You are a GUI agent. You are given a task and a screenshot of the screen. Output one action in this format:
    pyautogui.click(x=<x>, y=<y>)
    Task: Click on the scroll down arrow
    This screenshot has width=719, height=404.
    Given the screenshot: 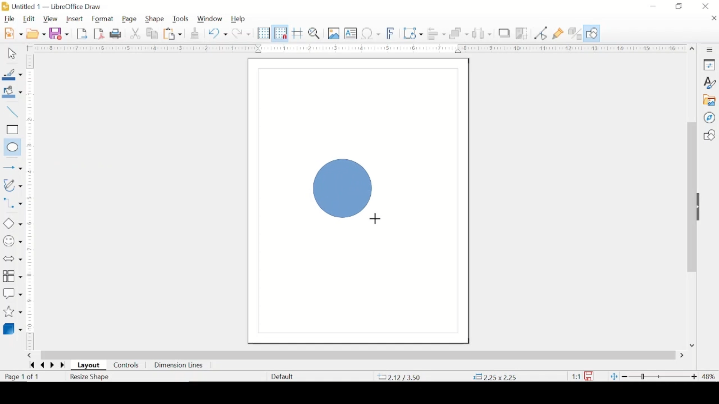 What is the action you would take?
    pyautogui.click(x=690, y=345)
    